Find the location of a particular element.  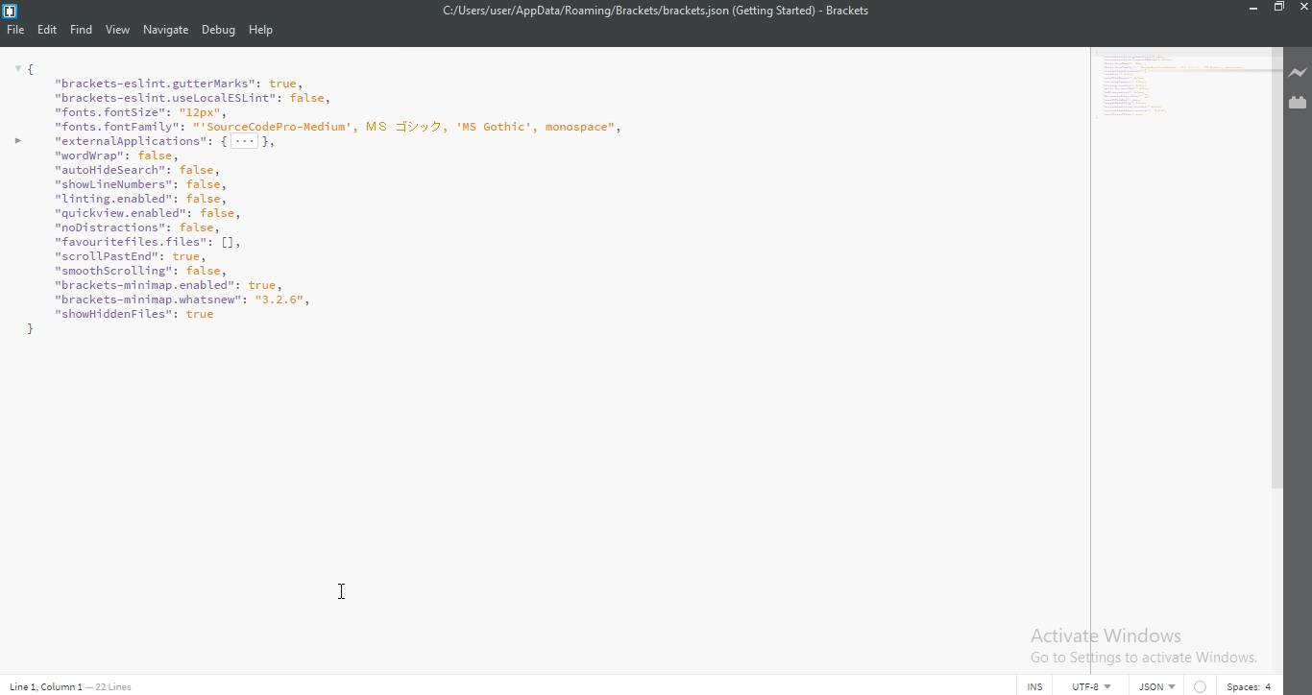

json is located at coordinates (1159, 684).